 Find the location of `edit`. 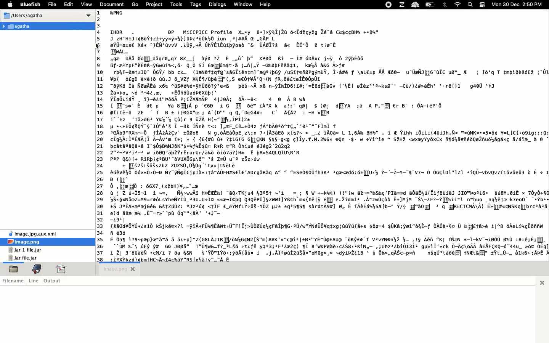

edit is located at coordinates (68, 4).